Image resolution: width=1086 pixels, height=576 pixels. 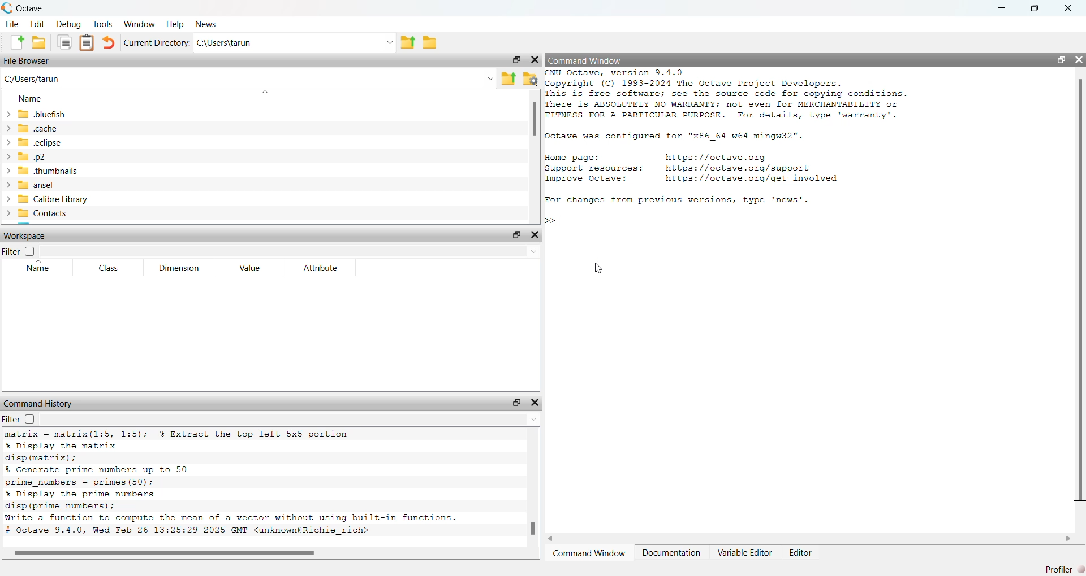 I want to click on .eclipse, so click(x=40, y=143).